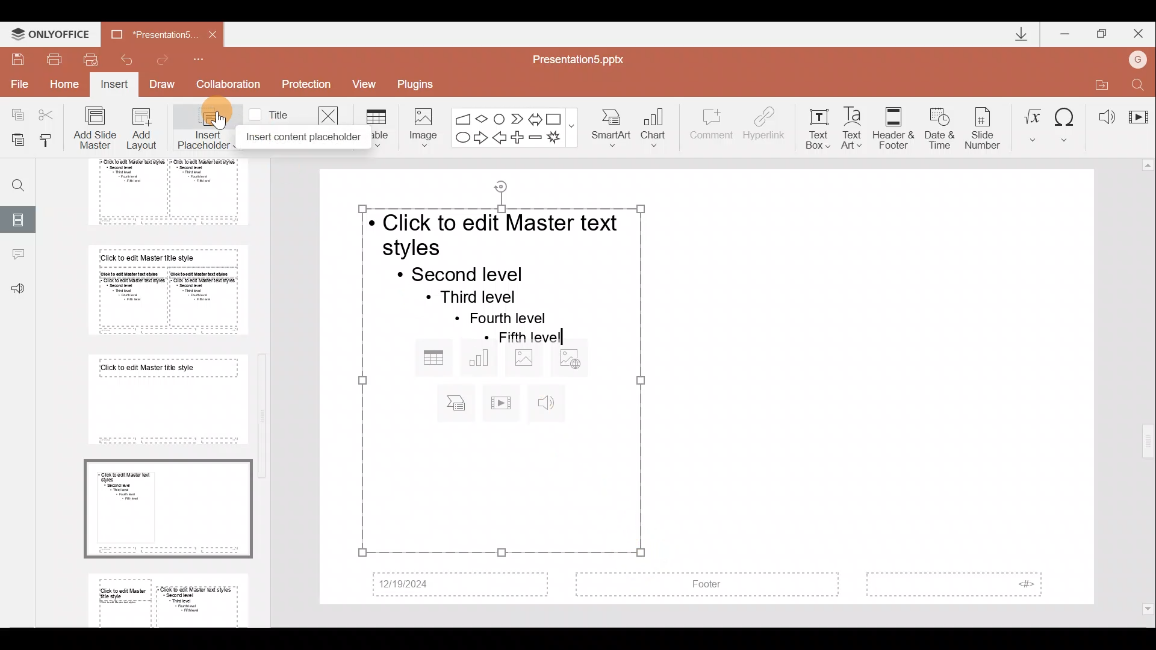 The width and height of the screenshot is (1156, 650). What do you see at coordinates (483, 119) in the screenshot?
I see `Flow chart-decision` at bounding box center [483, 119].